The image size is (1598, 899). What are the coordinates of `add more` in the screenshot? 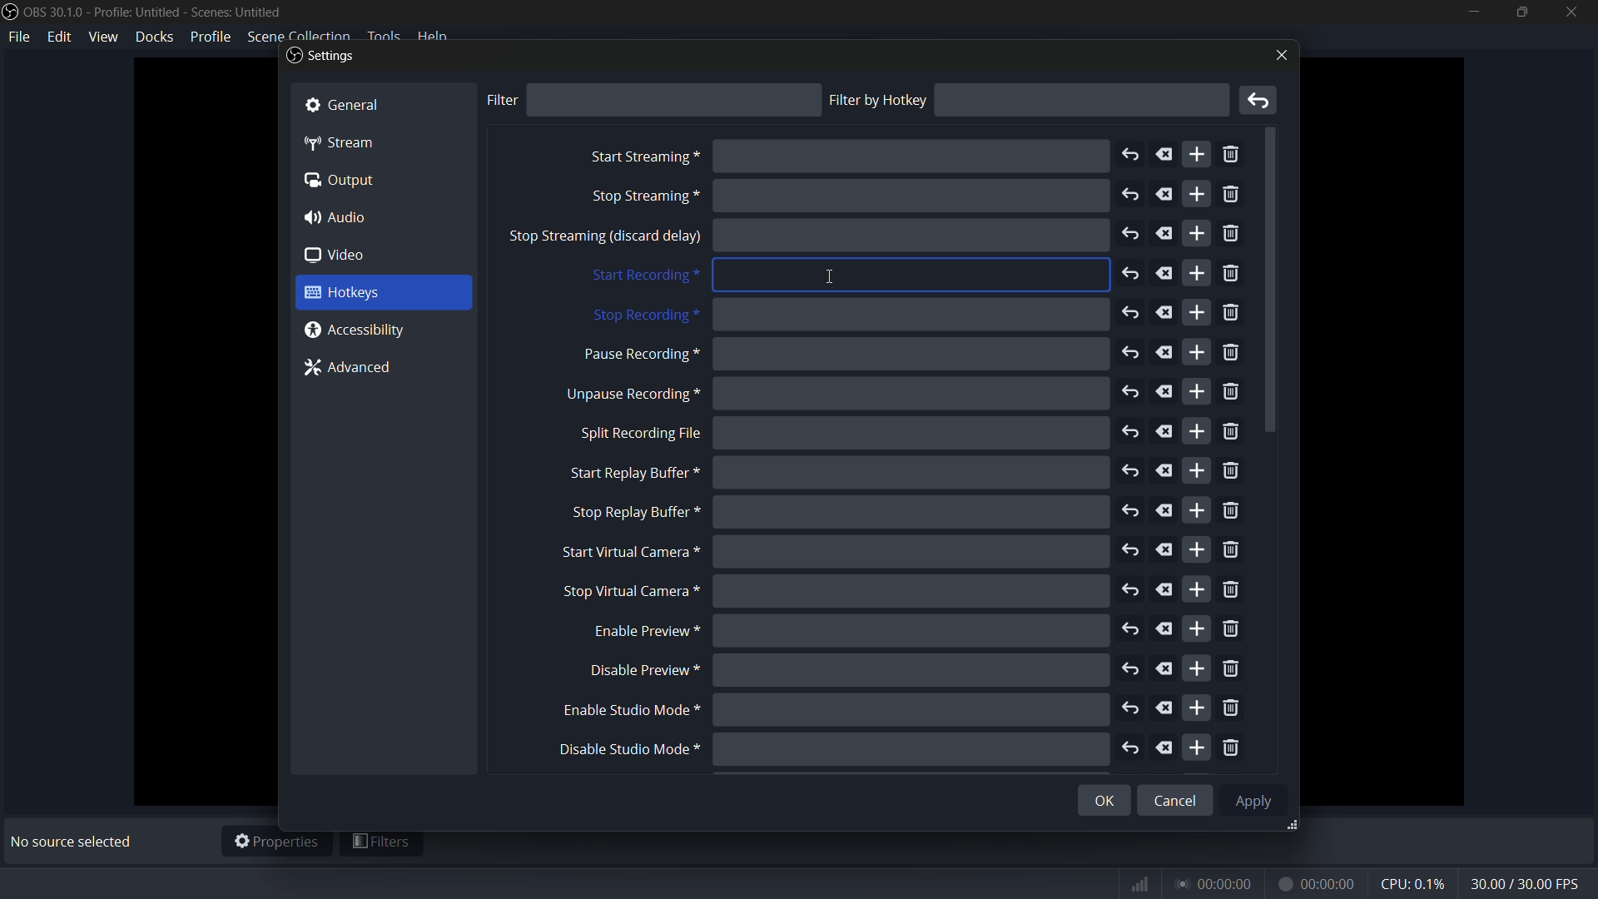 It's located at (1197, 156).